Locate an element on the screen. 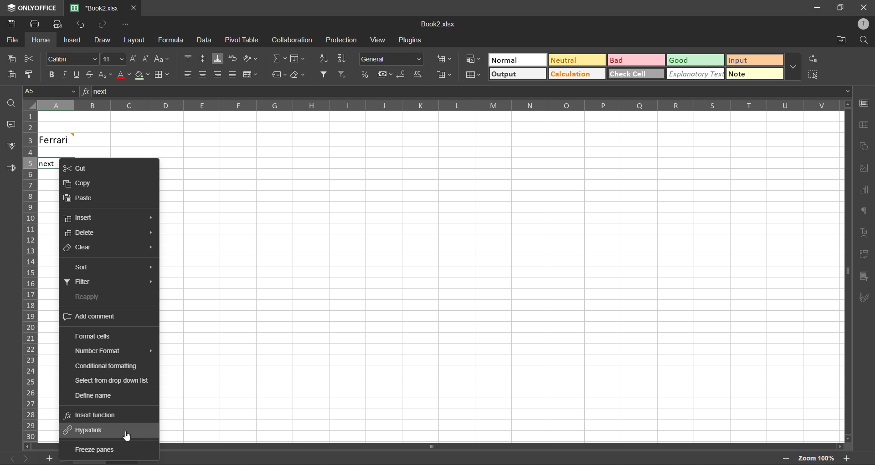  select from drop down list is located at coordinates (114, 381).